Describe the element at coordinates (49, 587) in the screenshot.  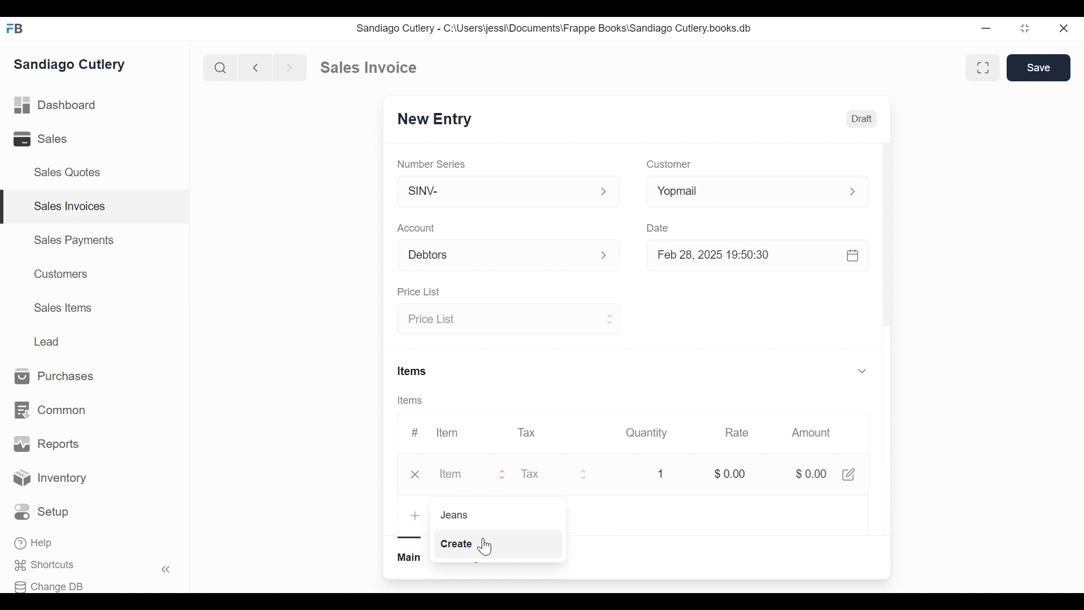
I see `Change DB` at that location.